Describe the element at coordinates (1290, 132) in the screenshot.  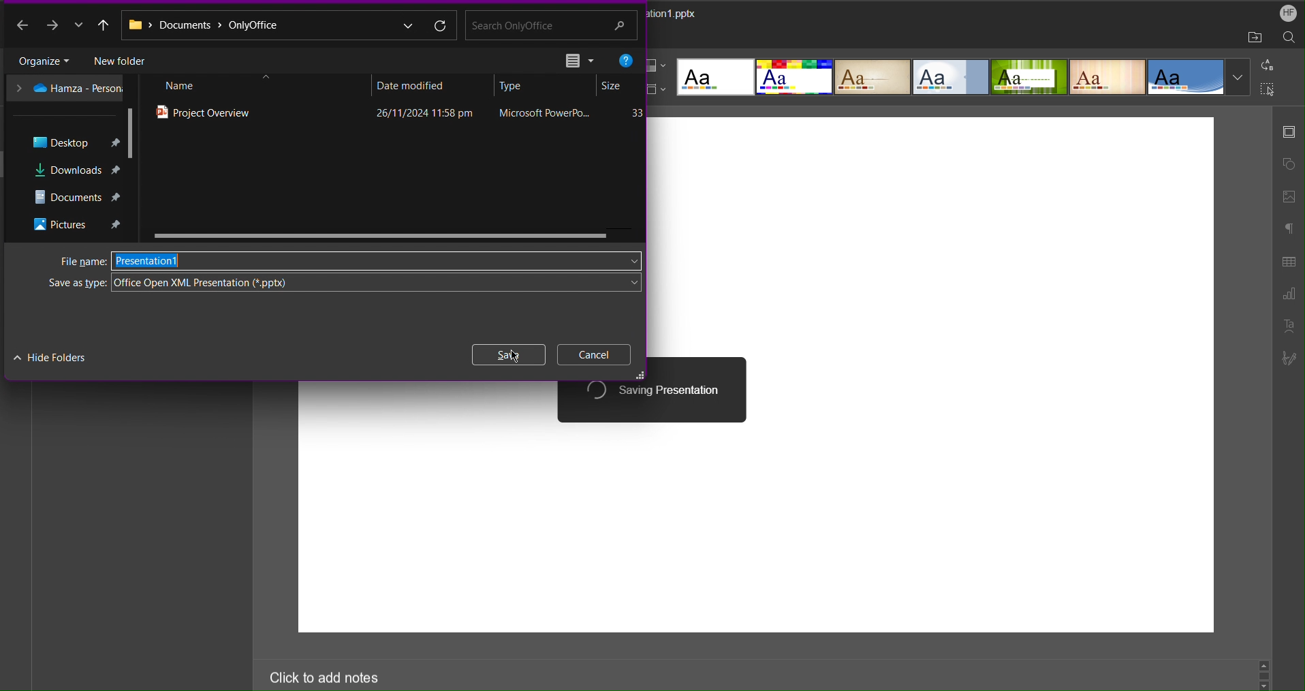
I see `Slide Settings` at that location.